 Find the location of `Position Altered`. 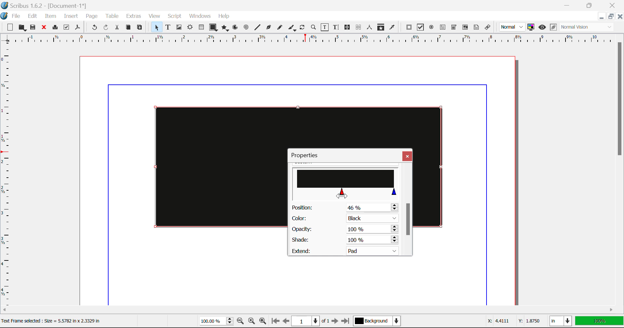

Position Altered is located at coordinates (346, 208).